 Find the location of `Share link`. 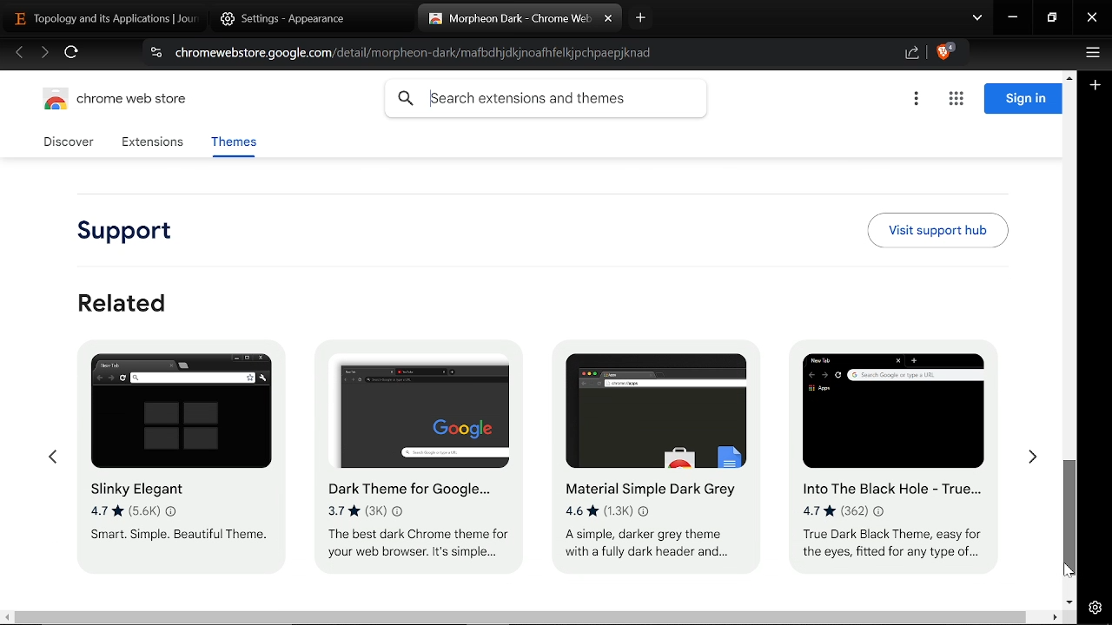

Share link is located at coordinates (912, 54).